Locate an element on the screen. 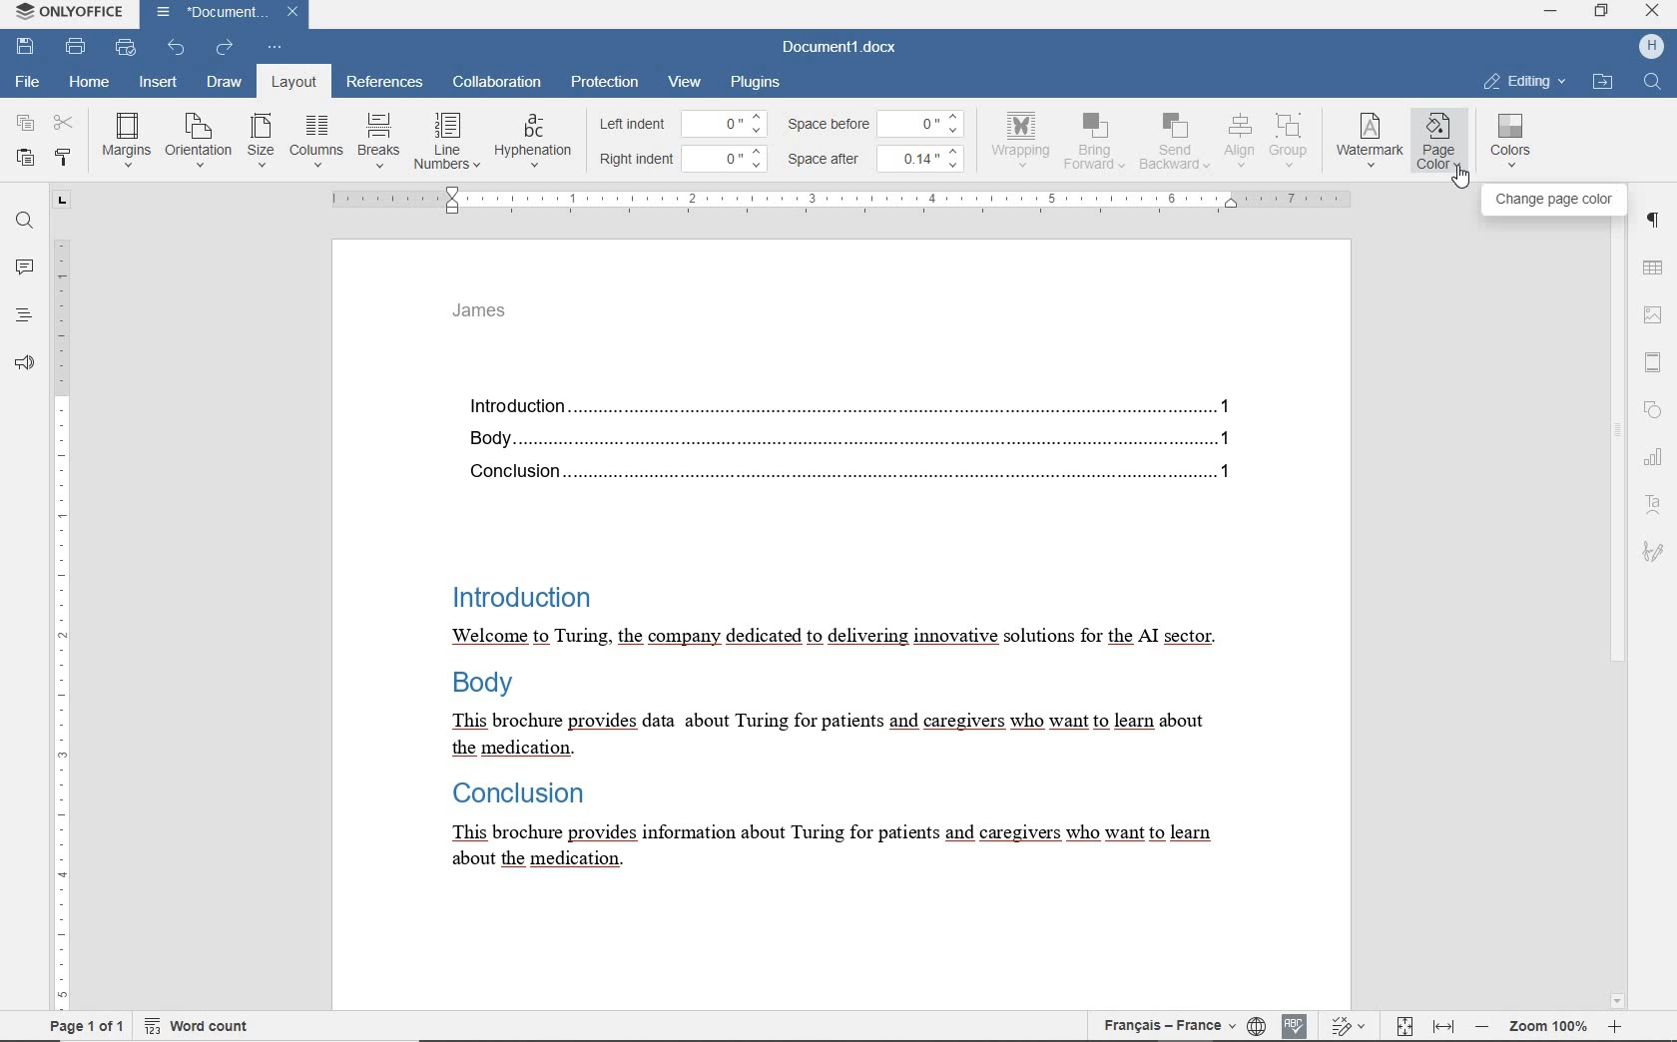 The width and height of the screenshot is (1677, 1042). ruler is located at coordinates (845, 201).